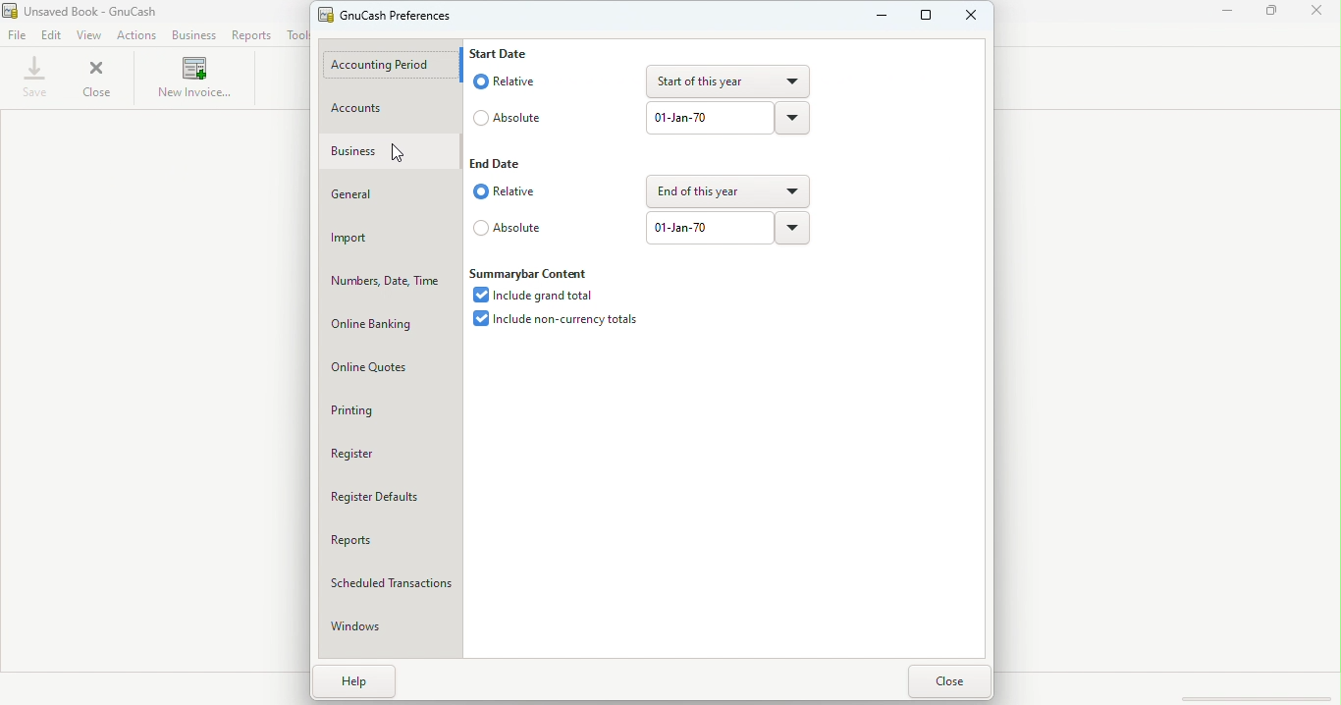 The image size is (1341, 705). I want to click on Relative, so click(503, 192).